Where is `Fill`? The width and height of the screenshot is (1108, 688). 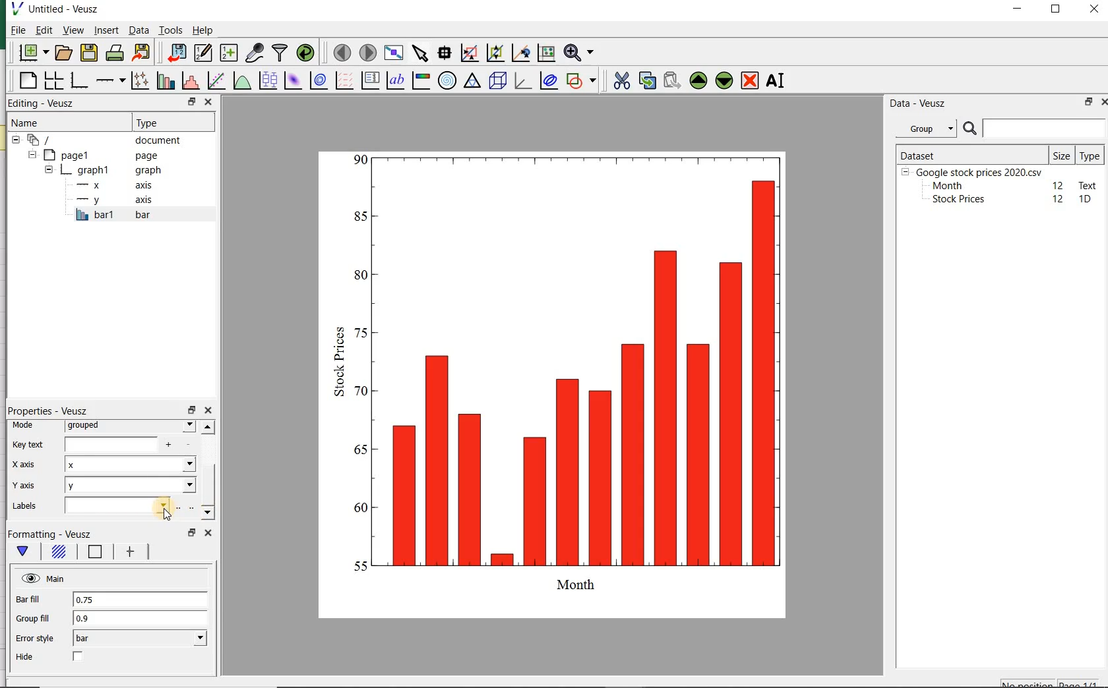 Fill is located at coordinates (60, 552).